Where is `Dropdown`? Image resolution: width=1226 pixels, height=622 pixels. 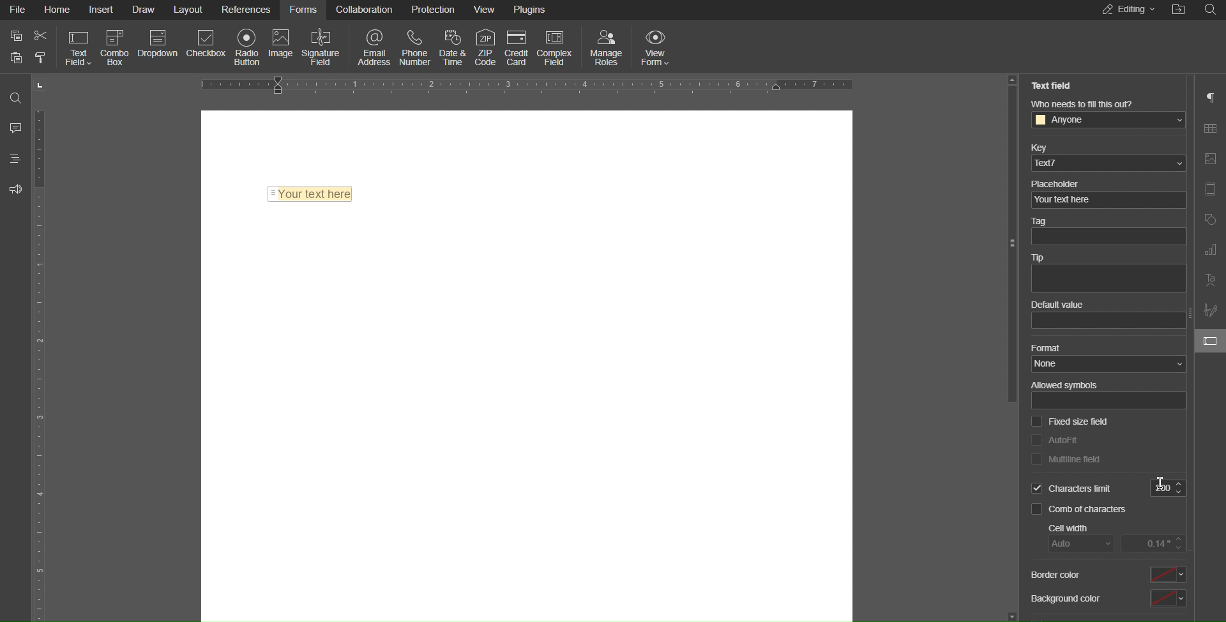
Dropdown is located at coordinates (162, 46).